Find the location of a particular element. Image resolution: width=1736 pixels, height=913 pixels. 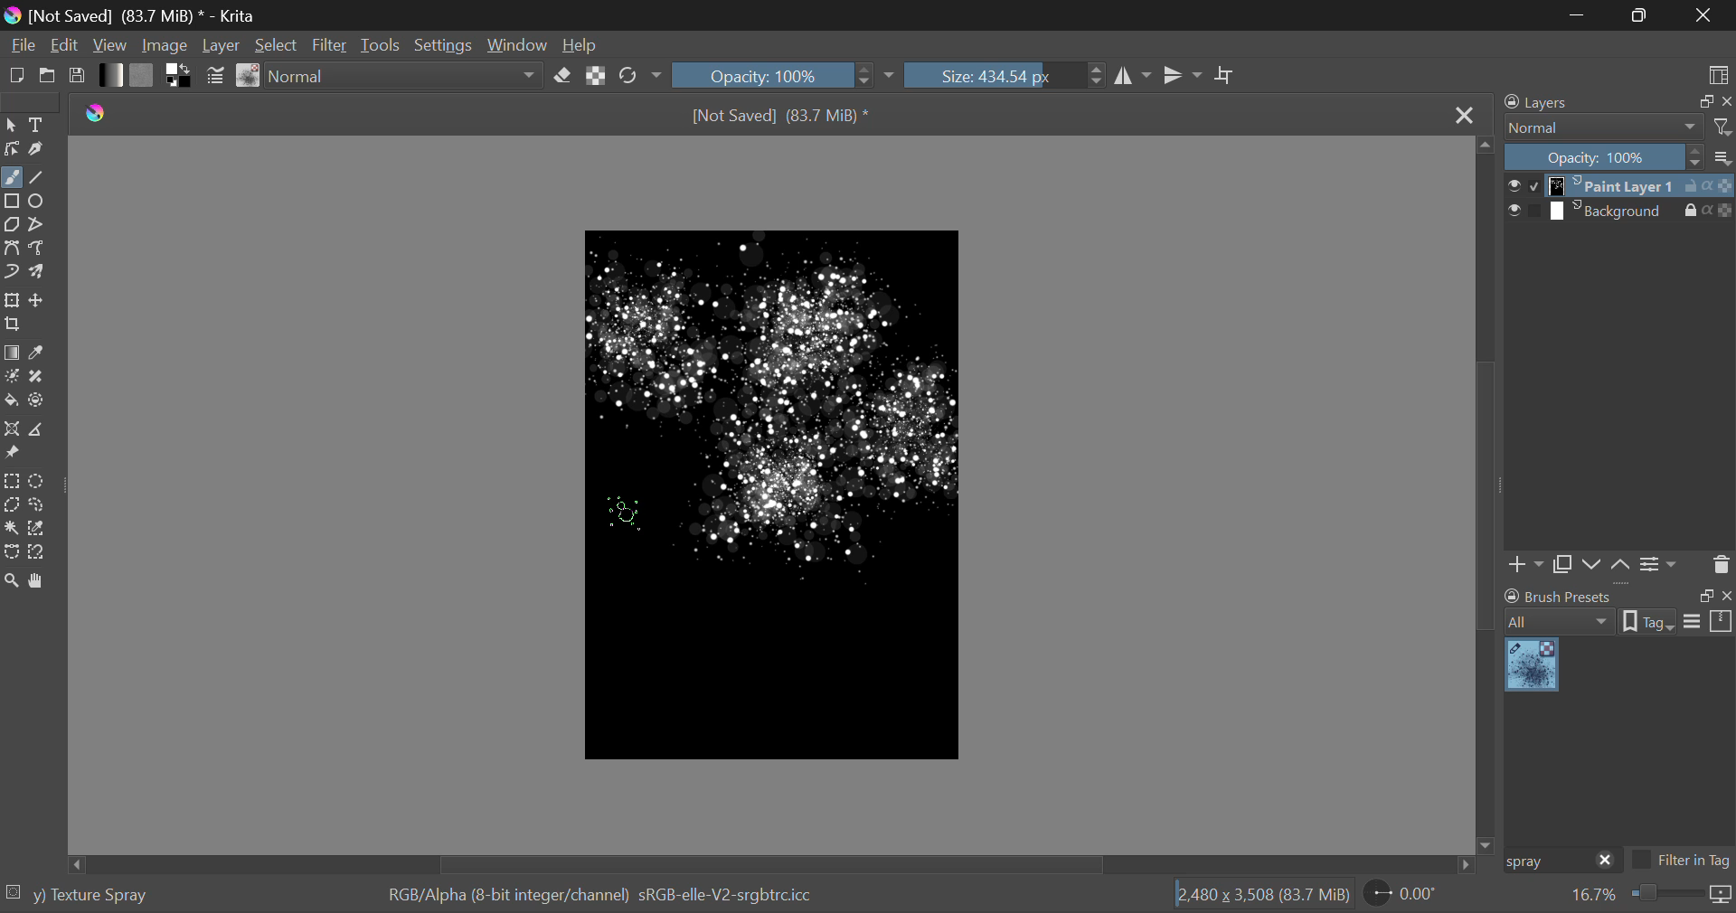

File is located at coordinates (22, 43).